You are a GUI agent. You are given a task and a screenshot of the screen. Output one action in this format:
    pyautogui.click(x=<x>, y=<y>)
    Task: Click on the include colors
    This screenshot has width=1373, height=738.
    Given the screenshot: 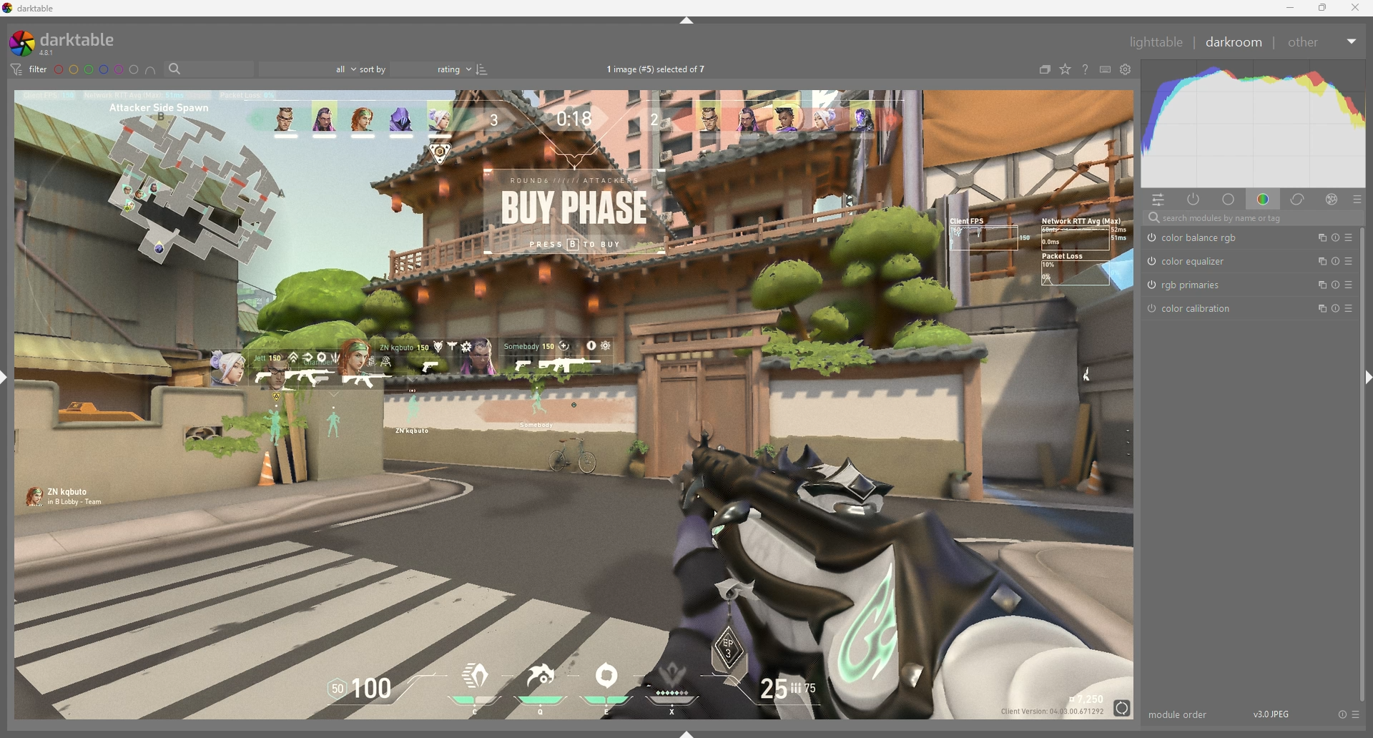 What is the action you would take?
    pyautogui.click(x=150, y=71)
    